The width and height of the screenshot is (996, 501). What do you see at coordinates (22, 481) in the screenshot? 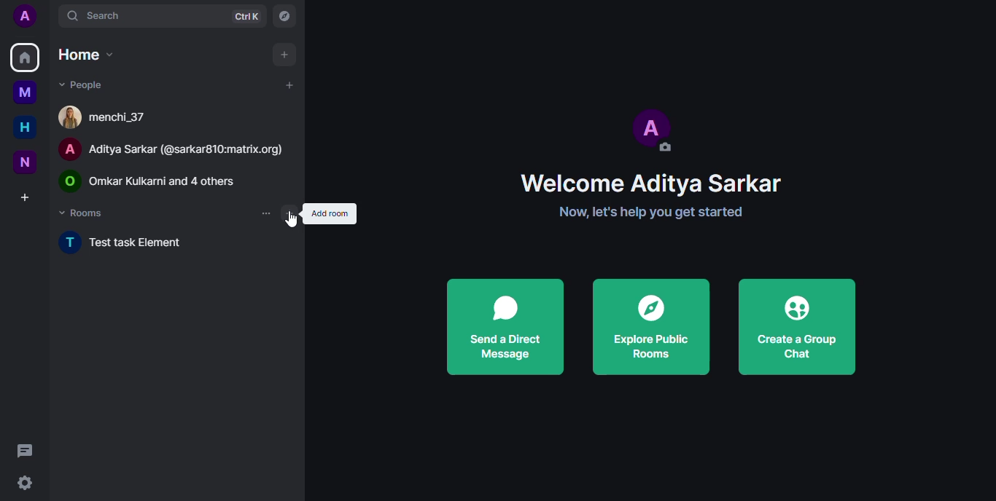
I see `quick settings` at bounding box center [22, 481].